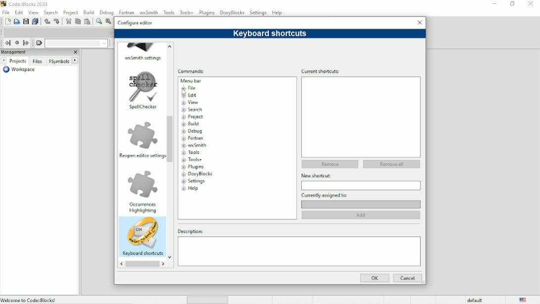  What do you see at coordinates (29, 300) in the screenshot?
I see `Welcome to Code:Blocks ` at bounding box center [29, 300].